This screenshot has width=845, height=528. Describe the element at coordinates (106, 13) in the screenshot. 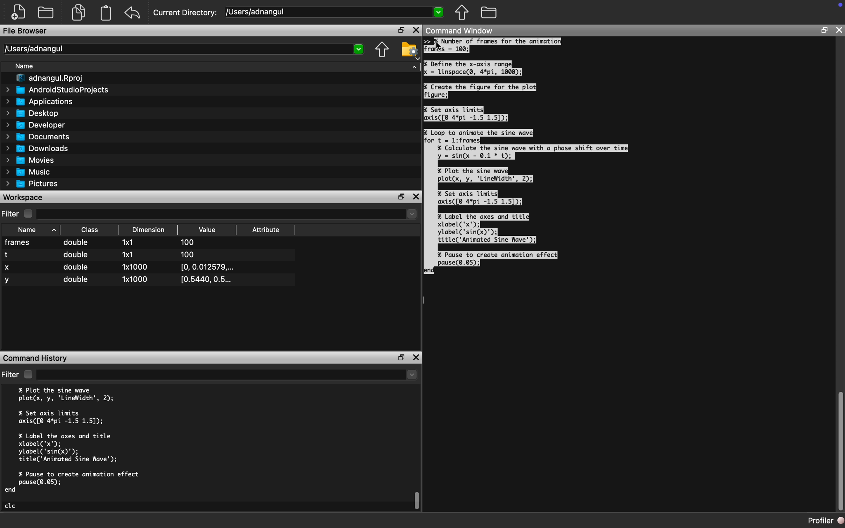

I see `Clipboard` at that location.